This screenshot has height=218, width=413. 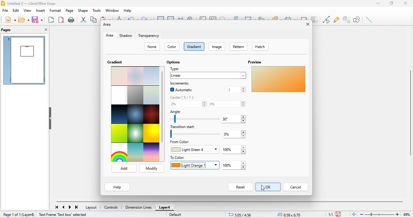 I want to click on set center x/y- 0%, so click(x=188, y=104).